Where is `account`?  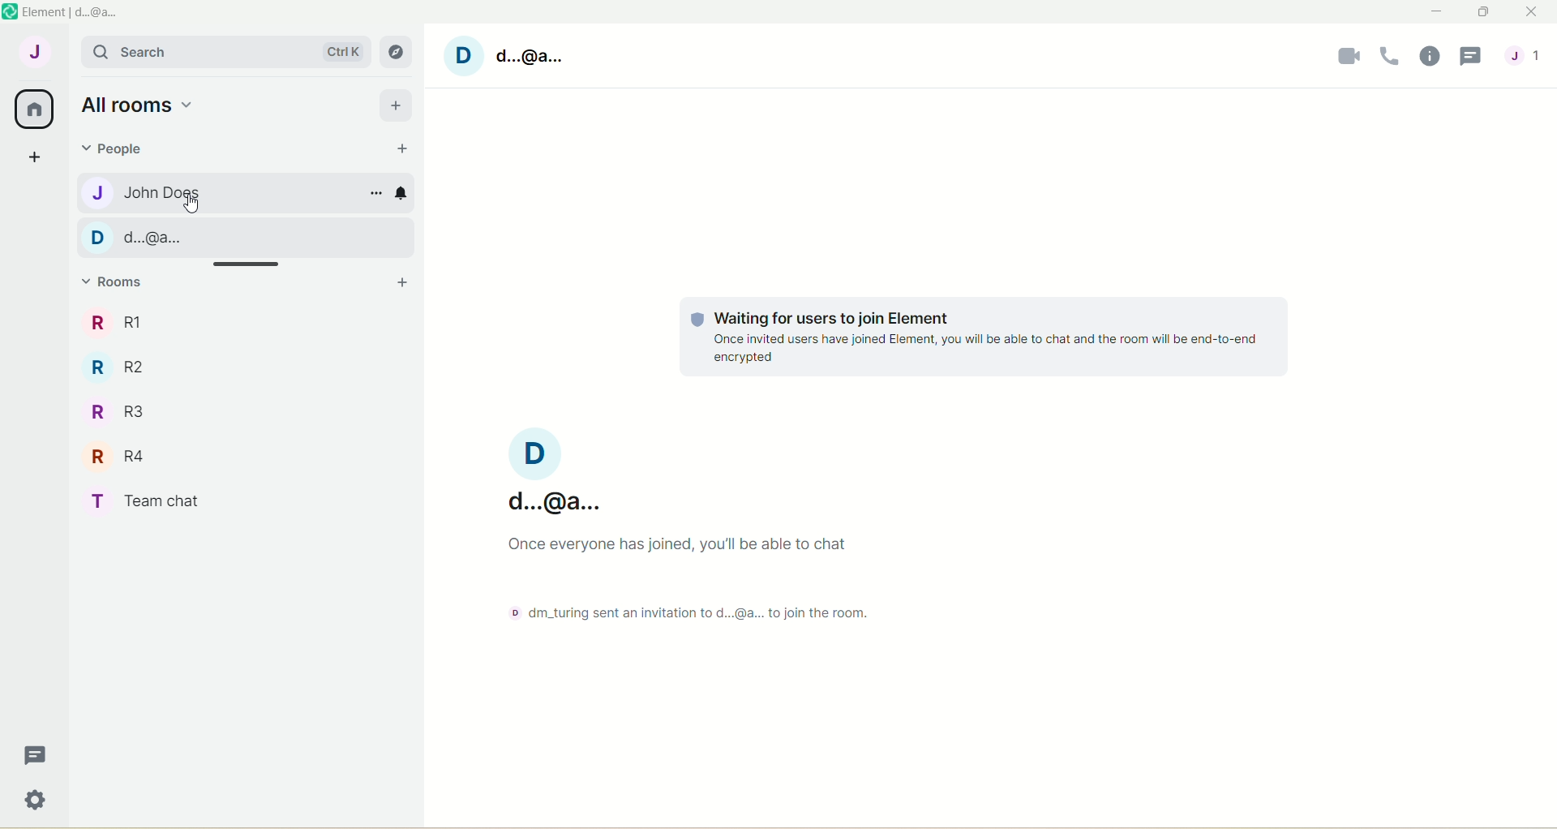 account is located at coordinates (513, 56).